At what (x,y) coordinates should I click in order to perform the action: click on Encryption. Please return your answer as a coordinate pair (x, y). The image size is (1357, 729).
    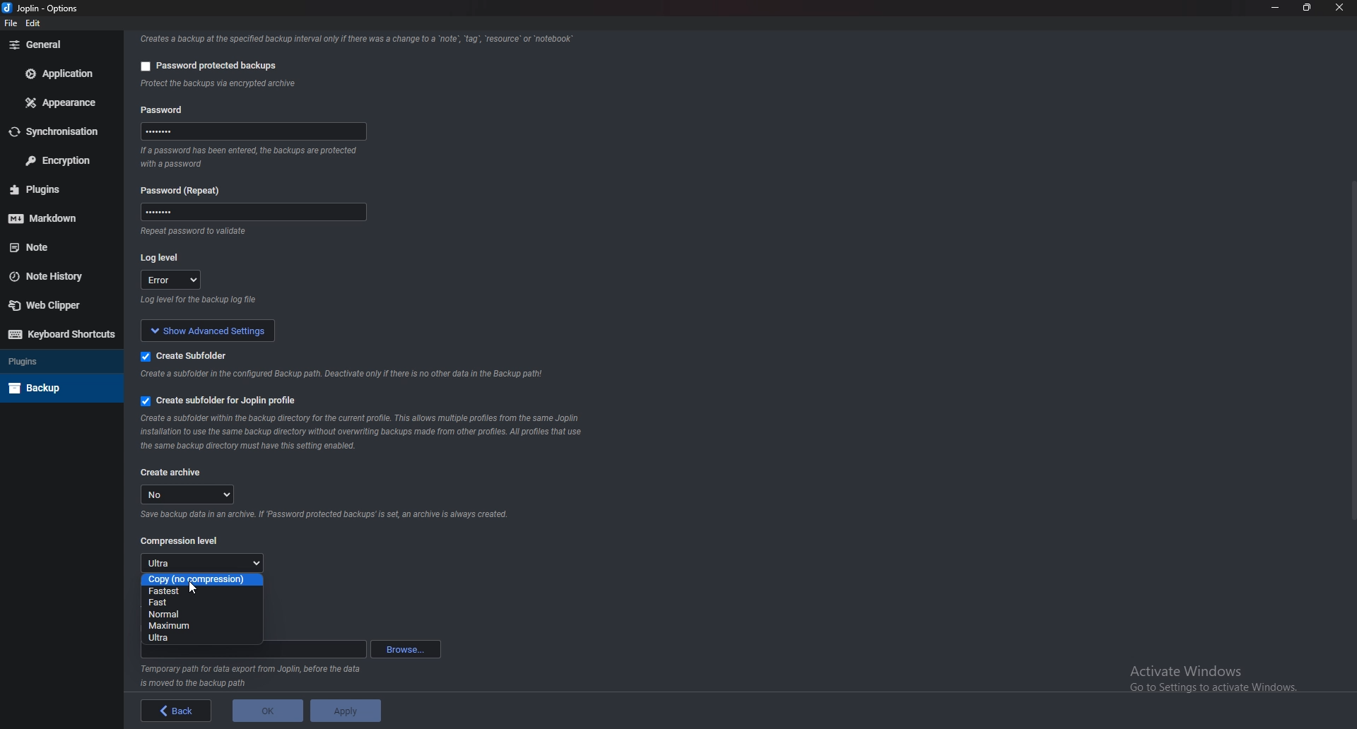
    Looking at the image, I should click on (58, 160).